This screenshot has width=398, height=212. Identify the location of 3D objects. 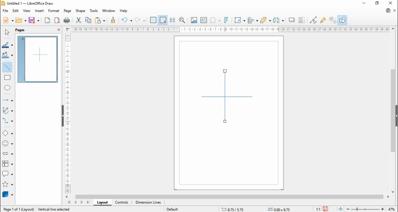
(8, 194).